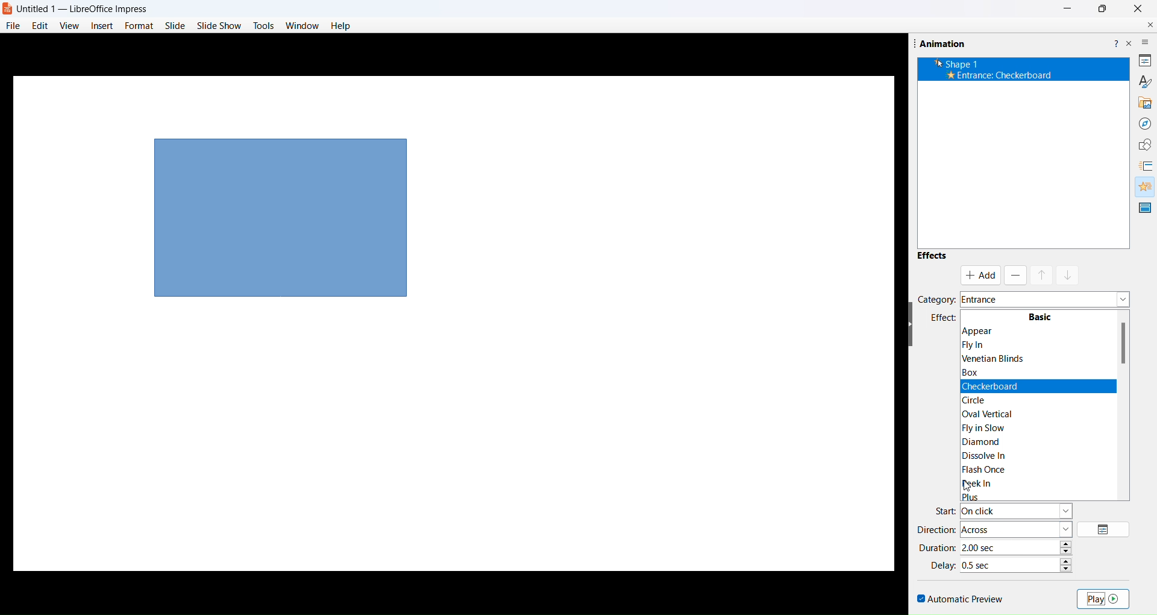 This screenshot has width=1157, height=615. Describe the element at coordinates (982, 413) in the screenshot. I see `oval vertical` at that location.